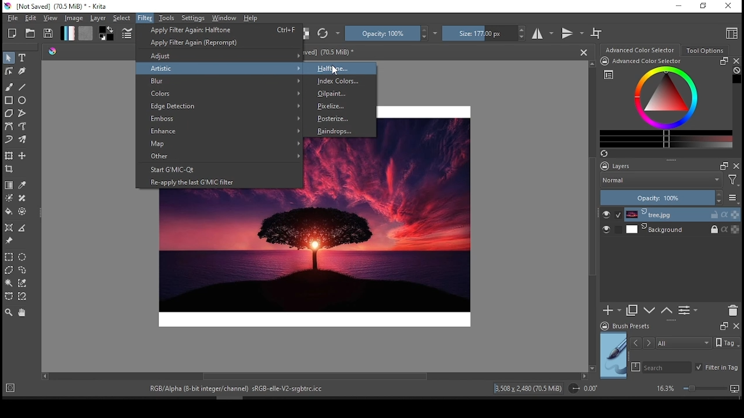 The width and height of the screenshot is (744, 418). I want to click on measure the distance between two points, so click(22, 228).